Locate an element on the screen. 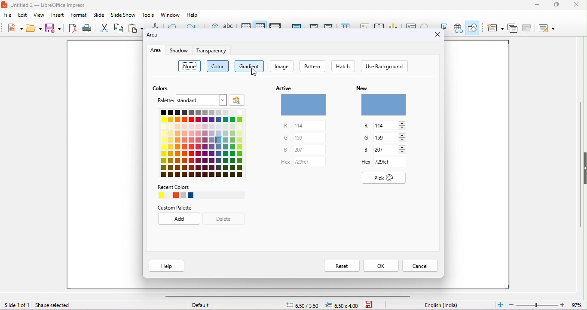  maximize is located at coordinates (558, 5).